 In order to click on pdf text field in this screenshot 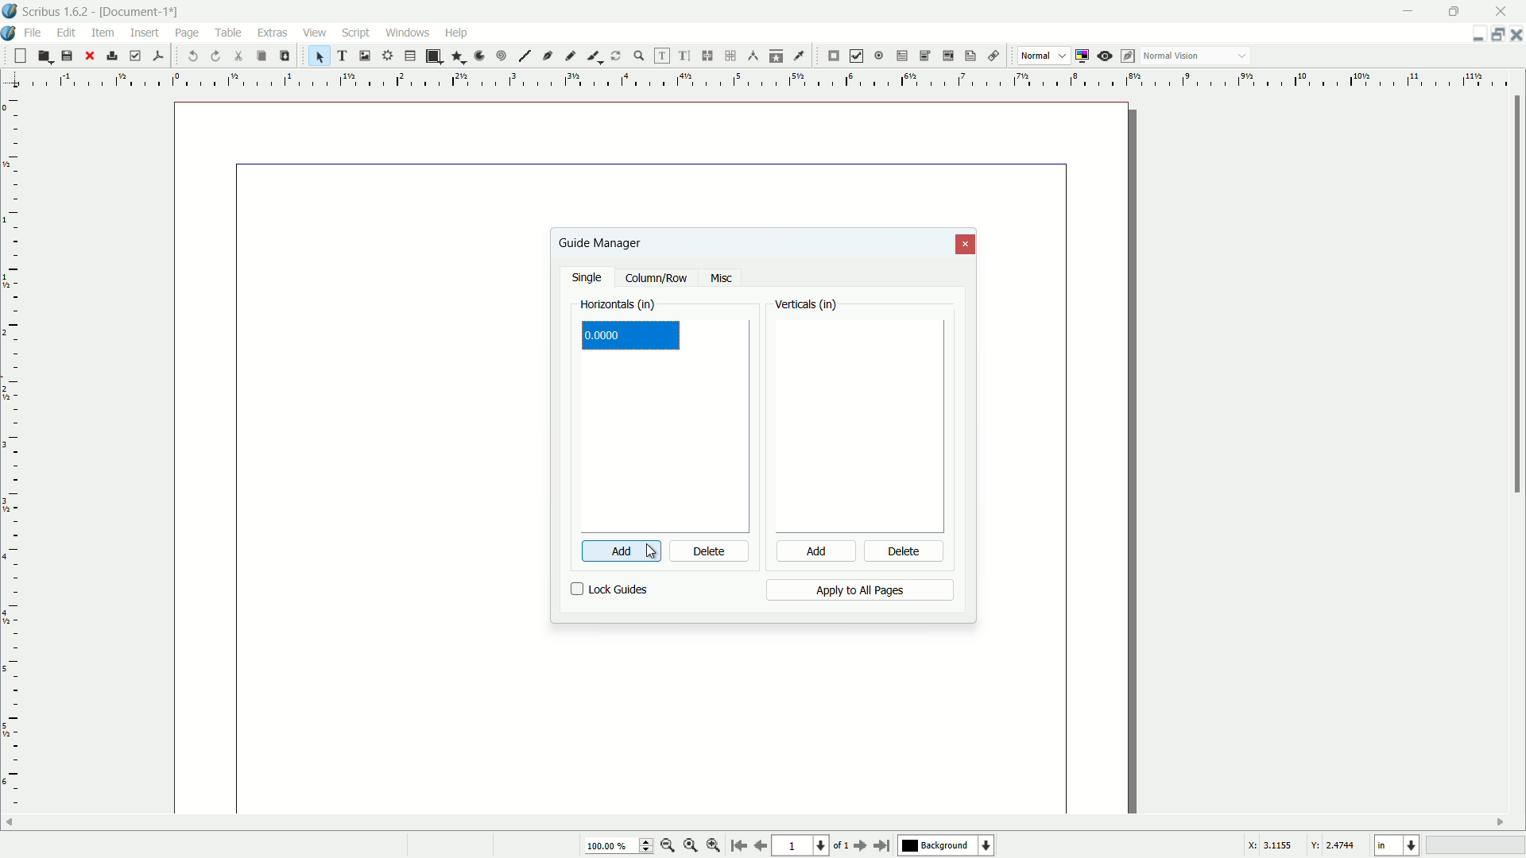, I will do `click(899, 56)`.